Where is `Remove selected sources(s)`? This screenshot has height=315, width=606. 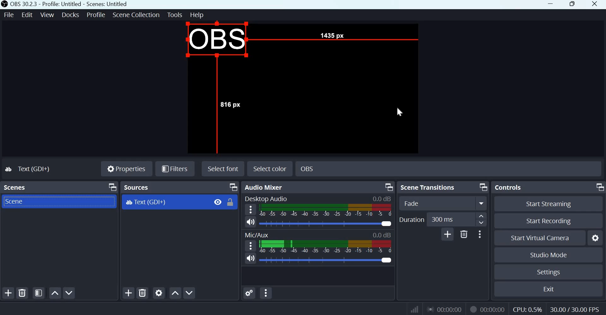
Remove selected sources(s) is located at coordinates (142, 292).